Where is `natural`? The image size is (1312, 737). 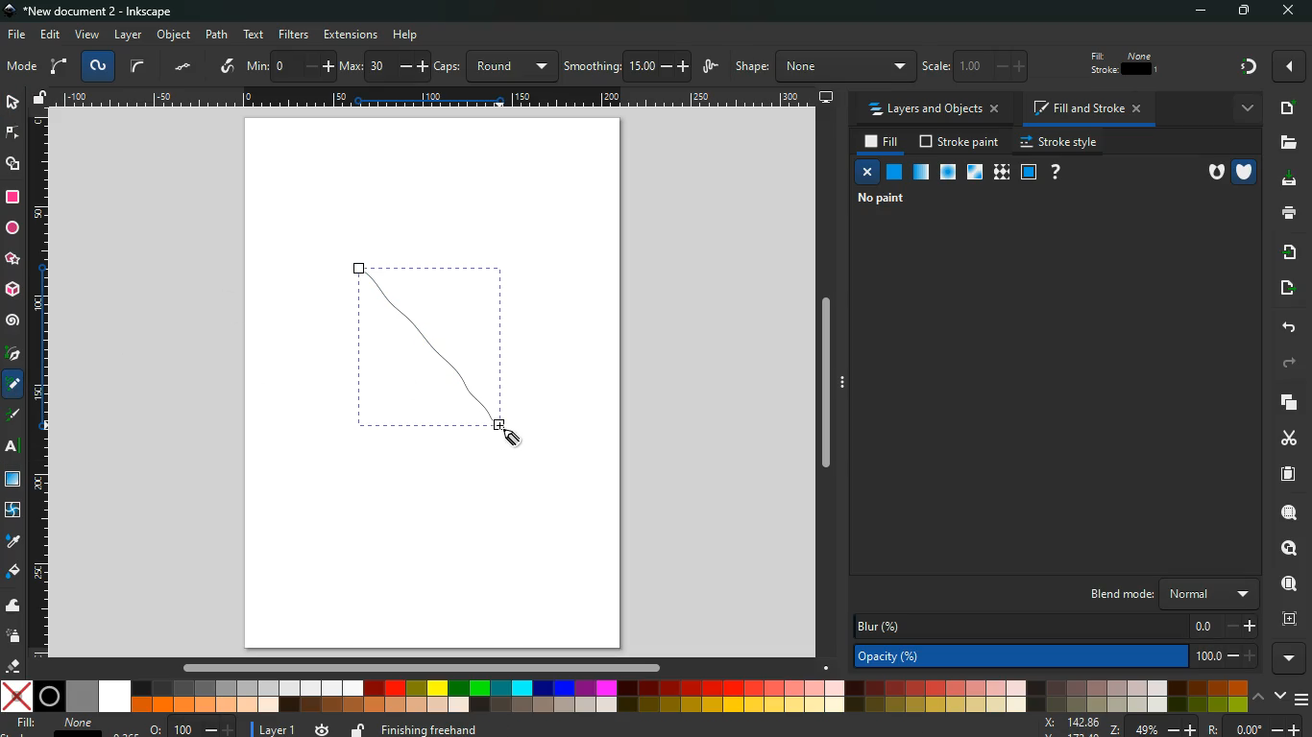 natural is located at coordinates (894, 171).